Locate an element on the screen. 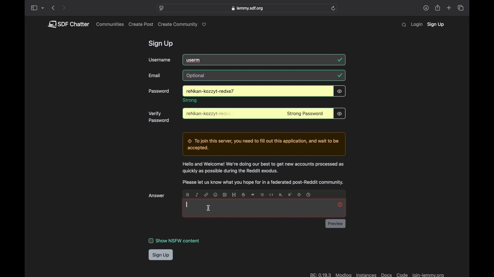 The width and height of the screenshot is (494, 277). image is located at coordinates (225, 195).